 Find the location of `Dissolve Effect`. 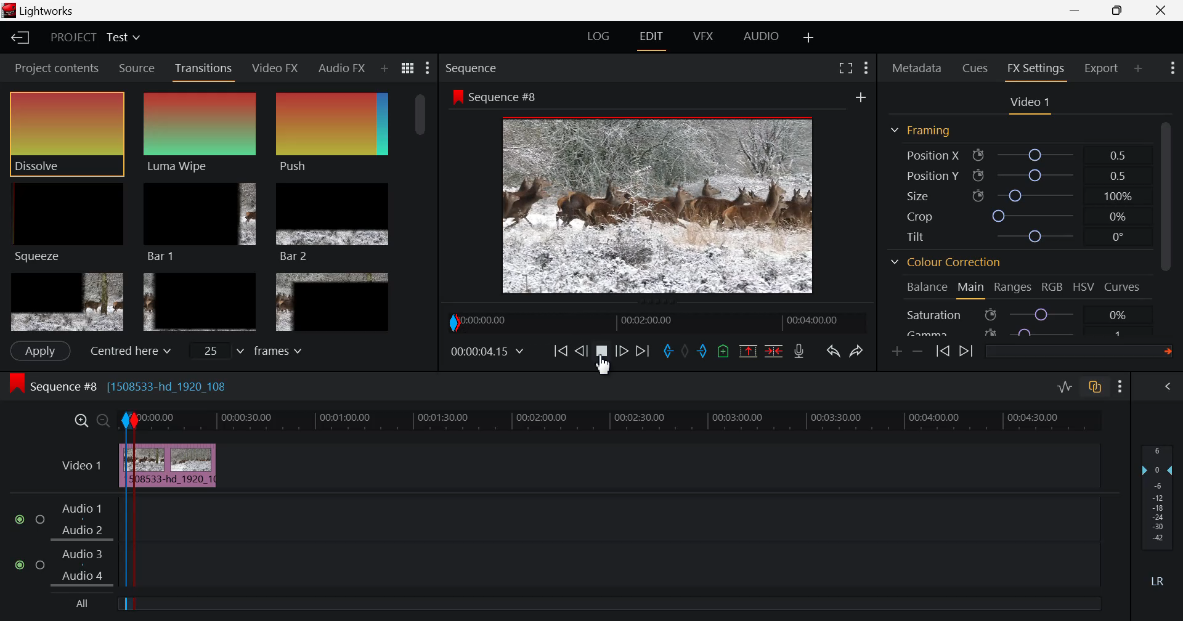

Dissolve Effect is located at coordinates (67, 134).